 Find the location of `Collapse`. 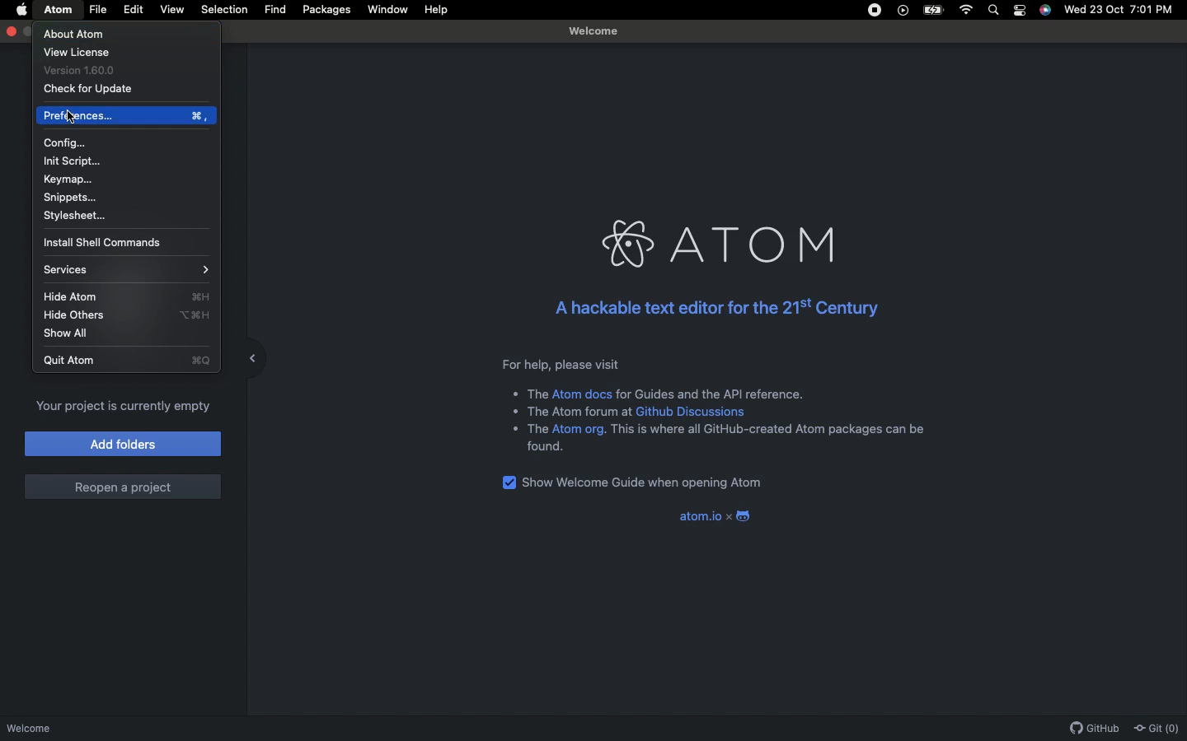

Collapse is located at coordinates (254, 357).